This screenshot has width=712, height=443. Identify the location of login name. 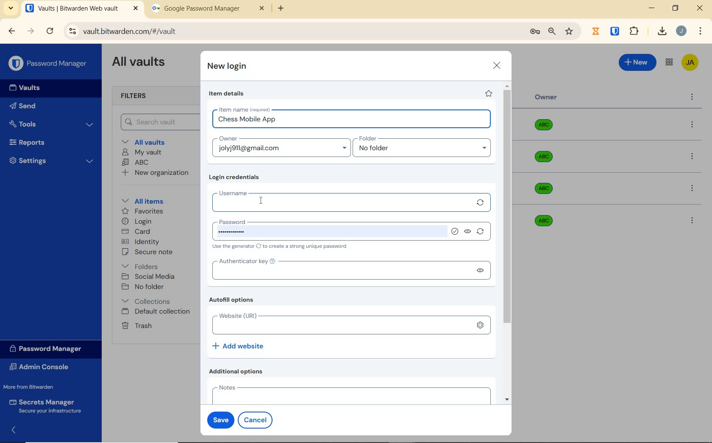
(352, 121).